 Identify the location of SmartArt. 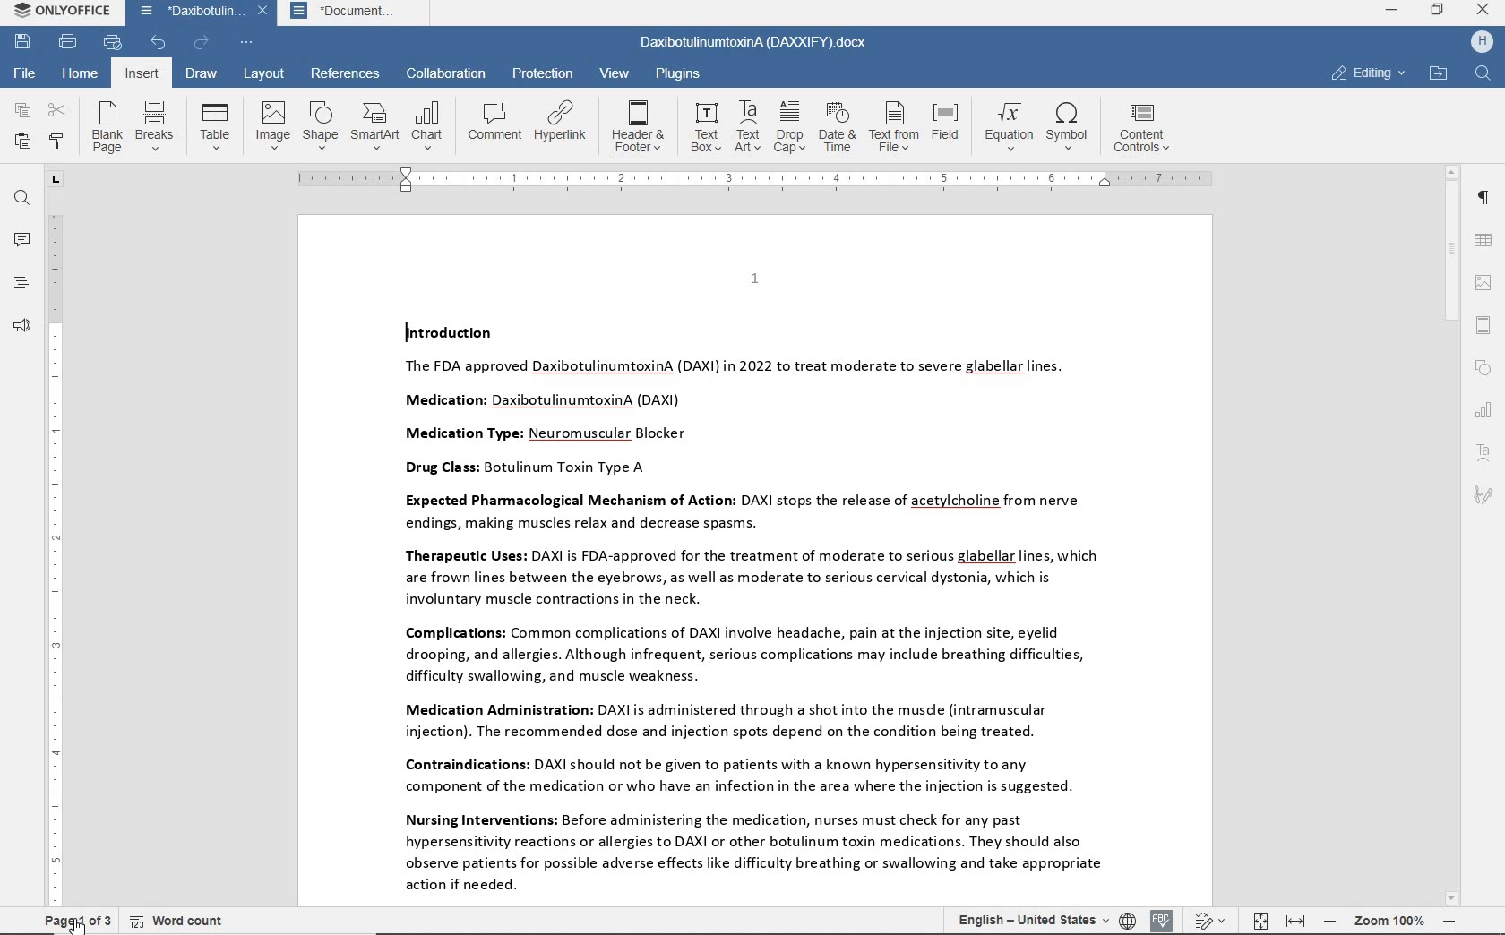
(374, 126).